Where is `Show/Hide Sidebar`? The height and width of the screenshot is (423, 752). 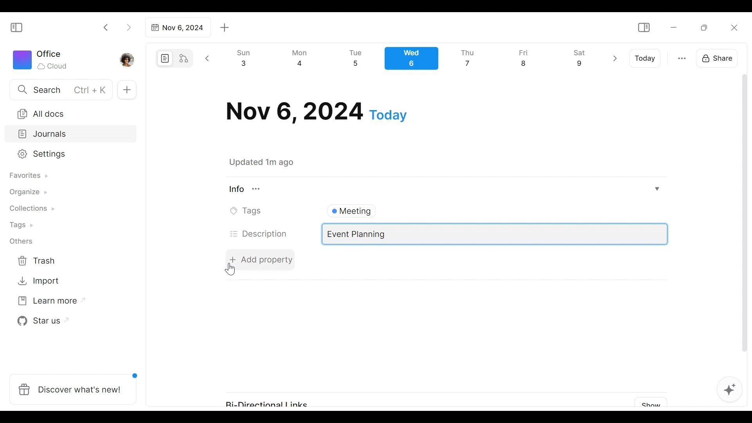
Show/Hide Sidebar is located at coordinates (644, 28).